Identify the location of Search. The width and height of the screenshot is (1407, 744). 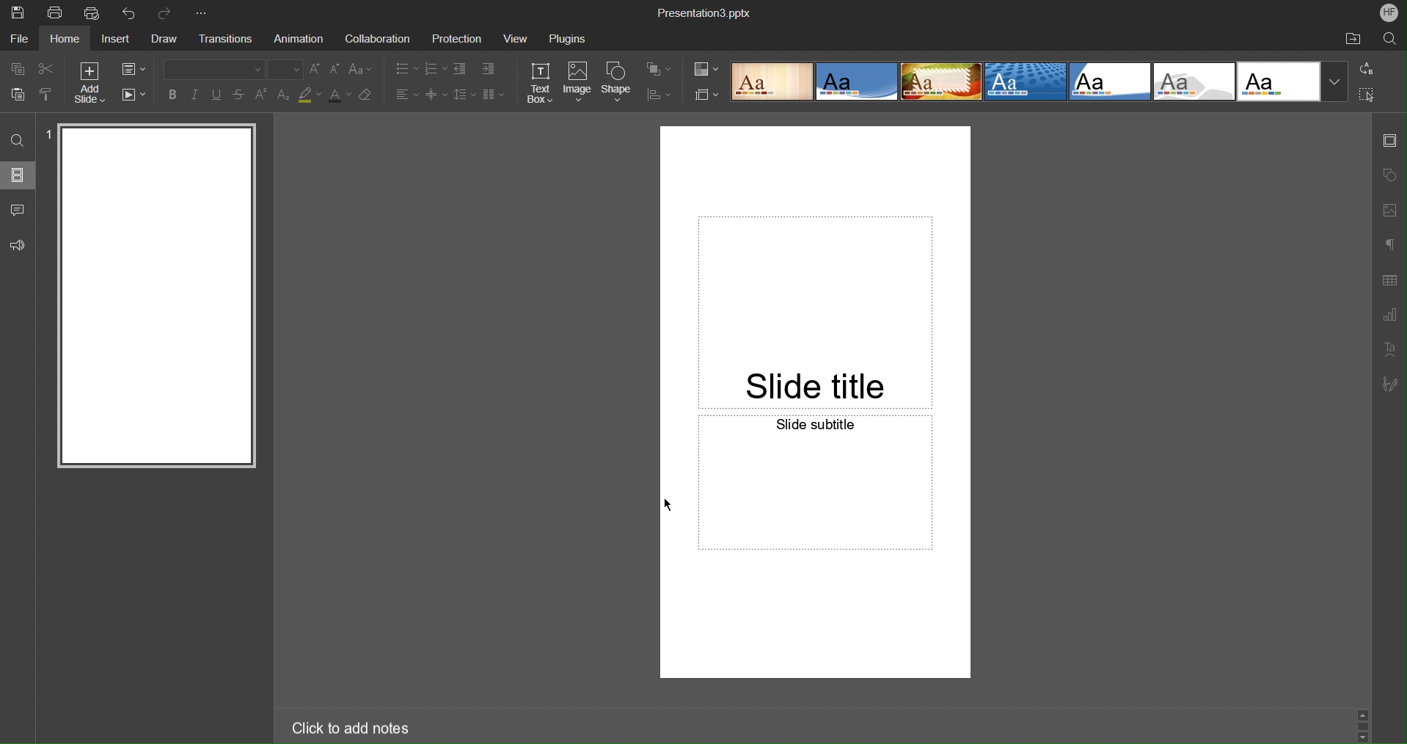
(1389, 40).